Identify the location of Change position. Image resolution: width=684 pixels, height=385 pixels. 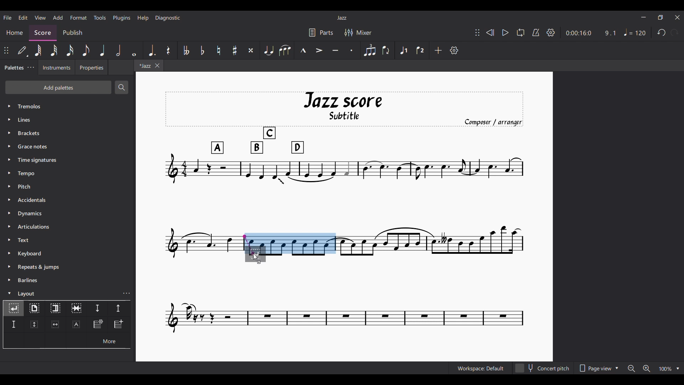
(477, 32).